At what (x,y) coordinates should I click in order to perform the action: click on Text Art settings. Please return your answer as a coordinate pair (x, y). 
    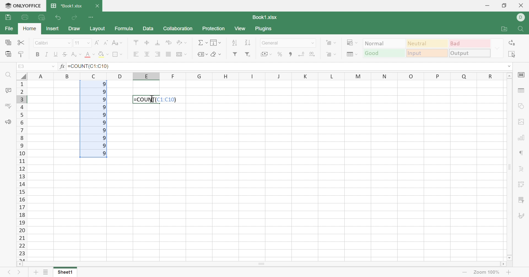
    Looking at the image, I should click on (521, 169).